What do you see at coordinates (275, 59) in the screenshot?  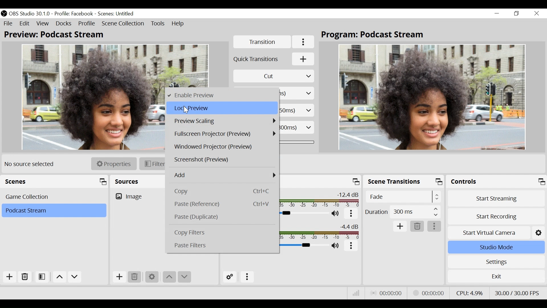 I see `Add Quick Transitions` at bounding box center [275, 59].